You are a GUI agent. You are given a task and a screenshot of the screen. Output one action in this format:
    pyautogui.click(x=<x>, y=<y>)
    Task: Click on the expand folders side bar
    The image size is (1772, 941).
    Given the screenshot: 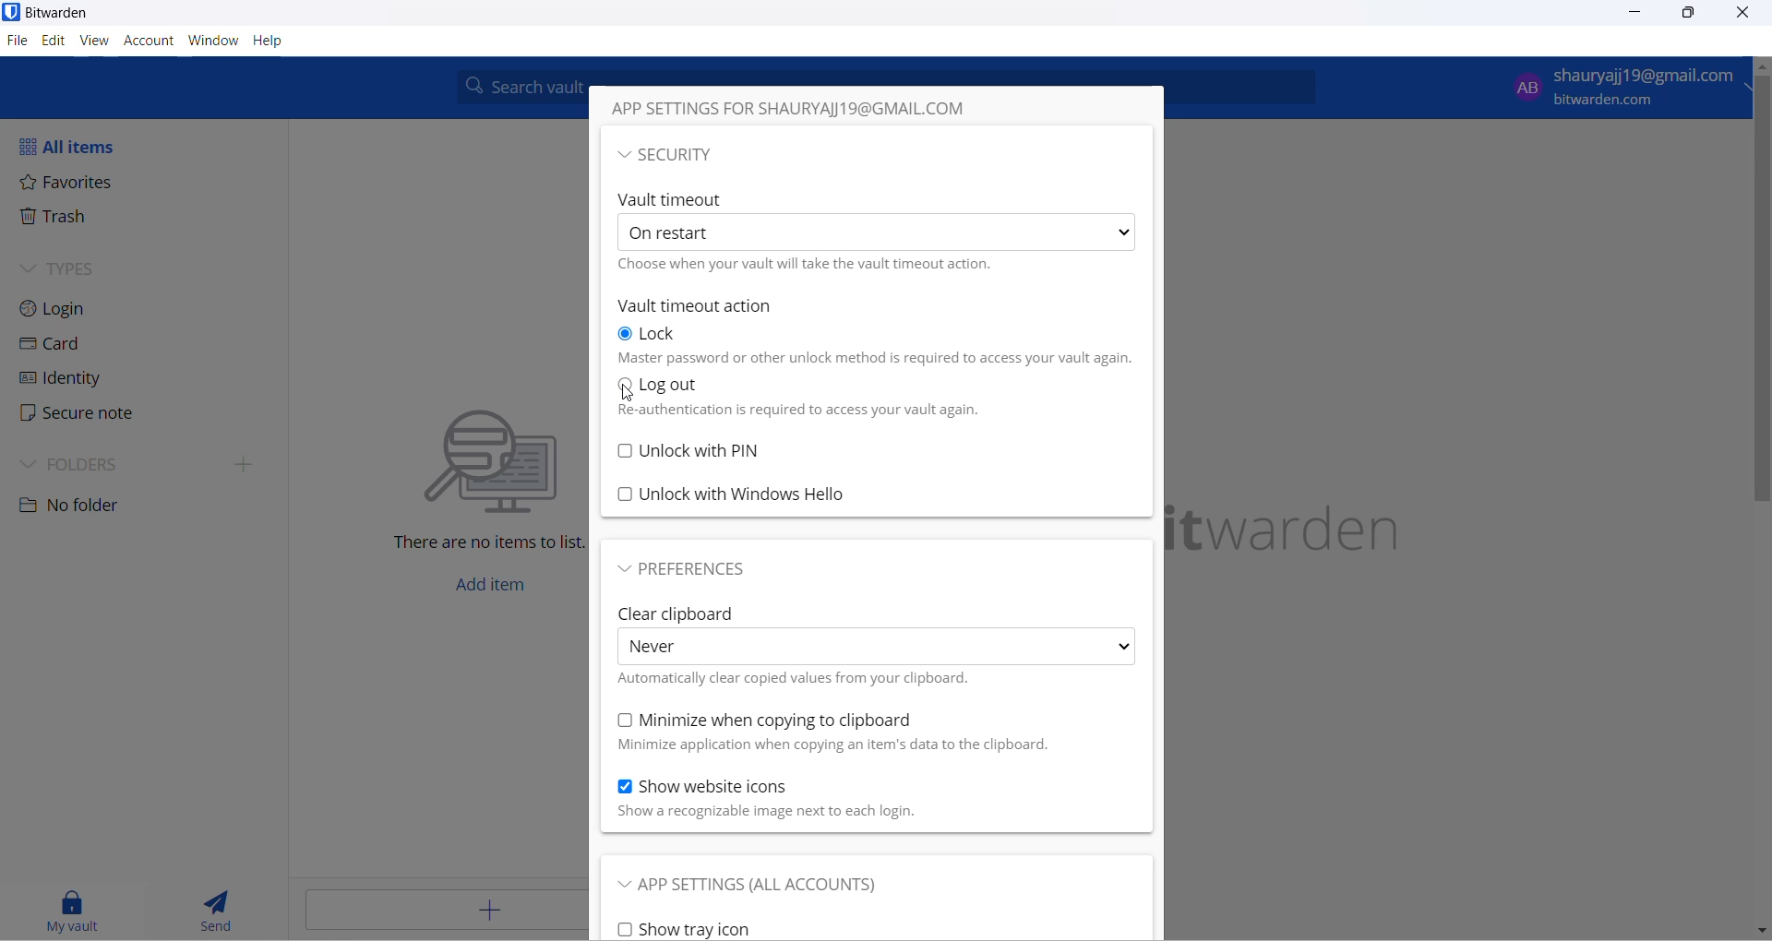 What is the action you would take?
    pyautogui.click(x=246, y=468)
    